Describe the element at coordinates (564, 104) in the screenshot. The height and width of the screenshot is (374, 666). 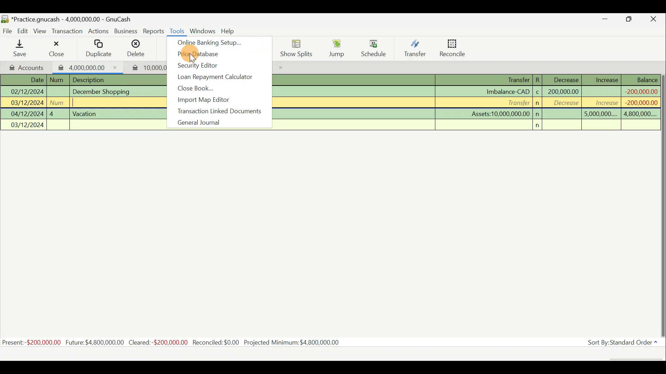
I see `decrease` at that location.